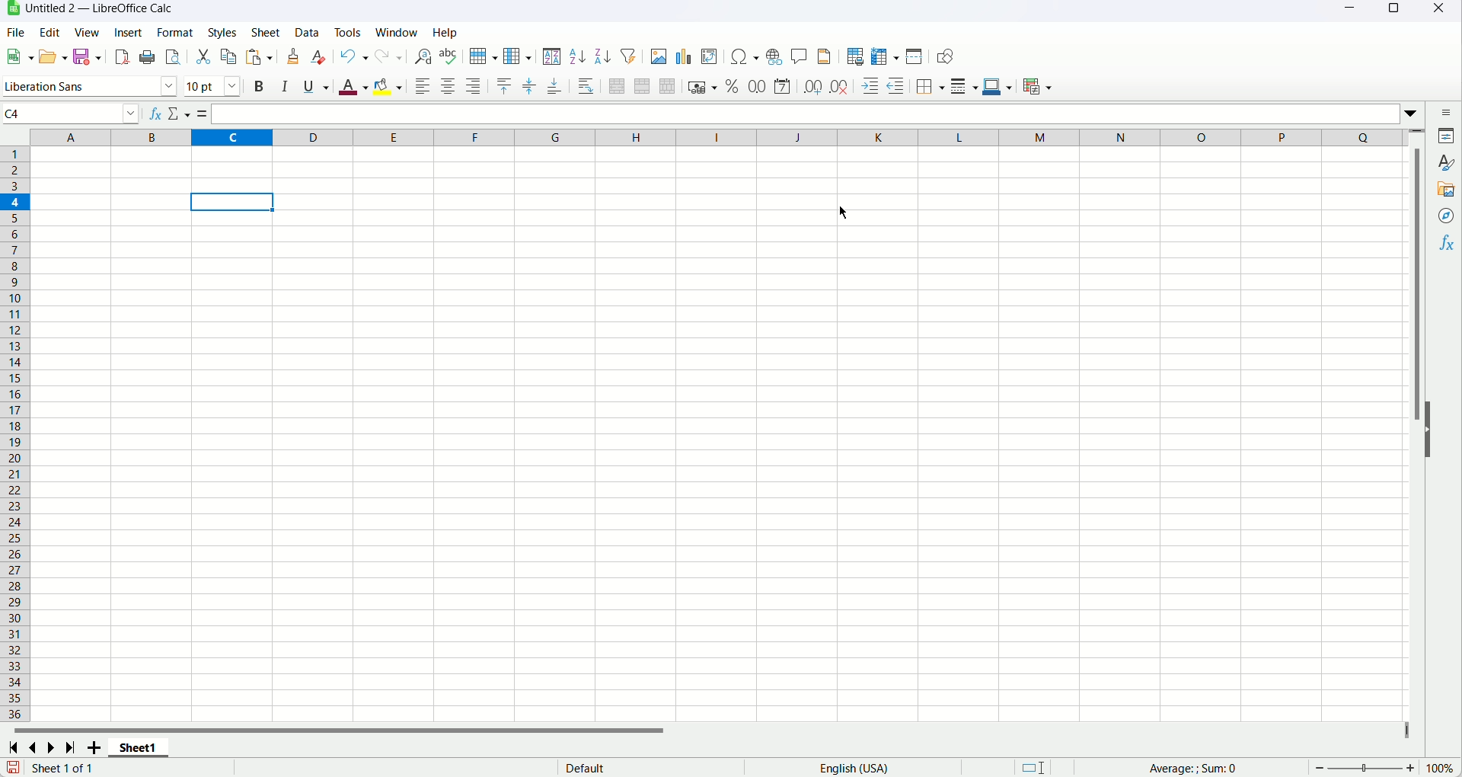  I want to click on Font size, so click(213, 86).